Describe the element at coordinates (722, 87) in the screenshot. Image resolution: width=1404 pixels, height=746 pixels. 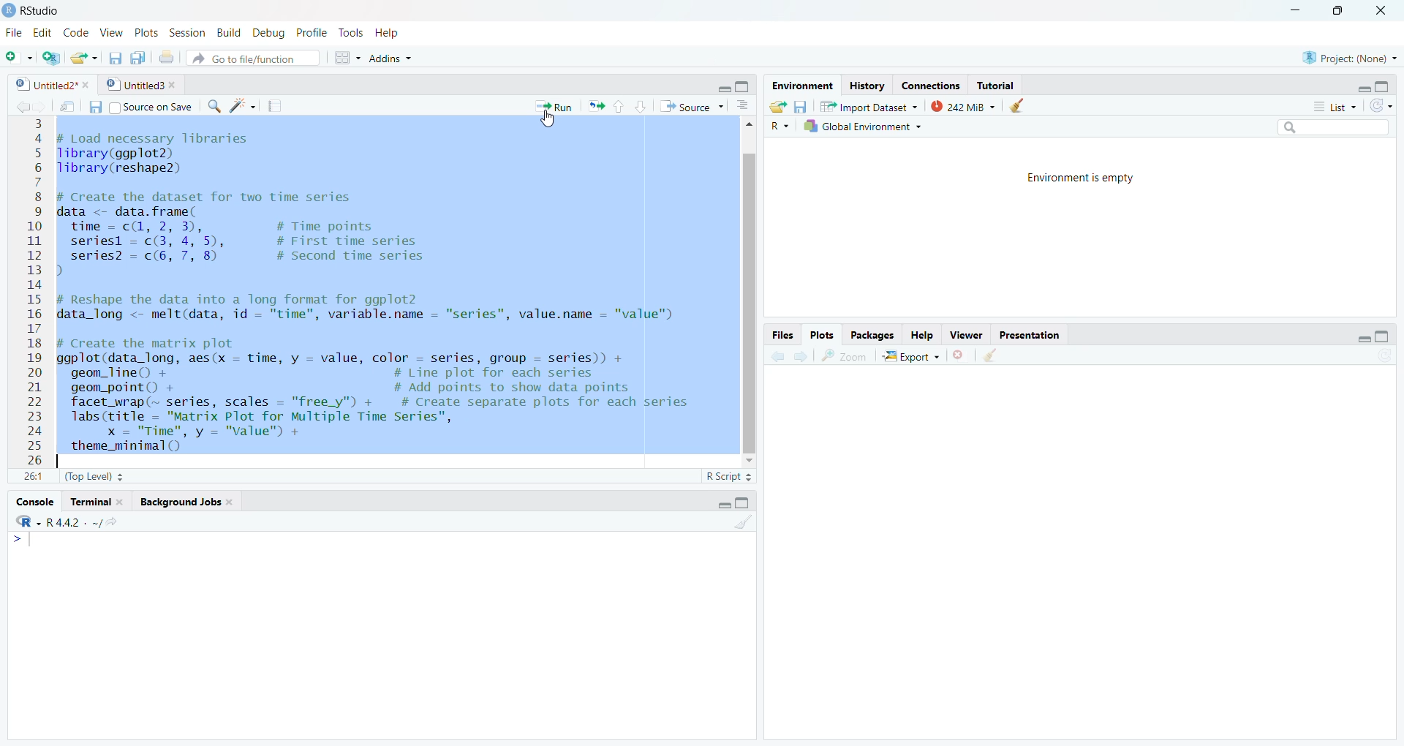
I see `minimize` at that location.